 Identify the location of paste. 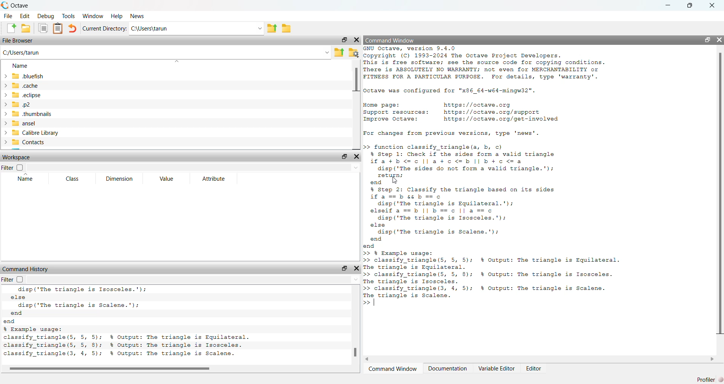
(58, 29).